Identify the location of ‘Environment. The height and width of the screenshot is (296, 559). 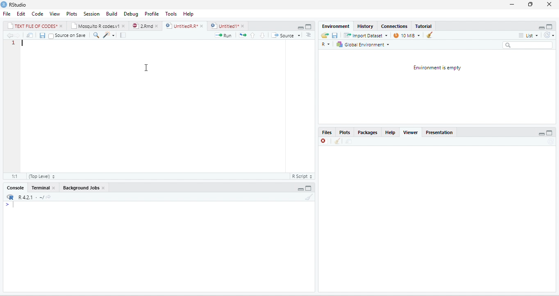
(335, 26).